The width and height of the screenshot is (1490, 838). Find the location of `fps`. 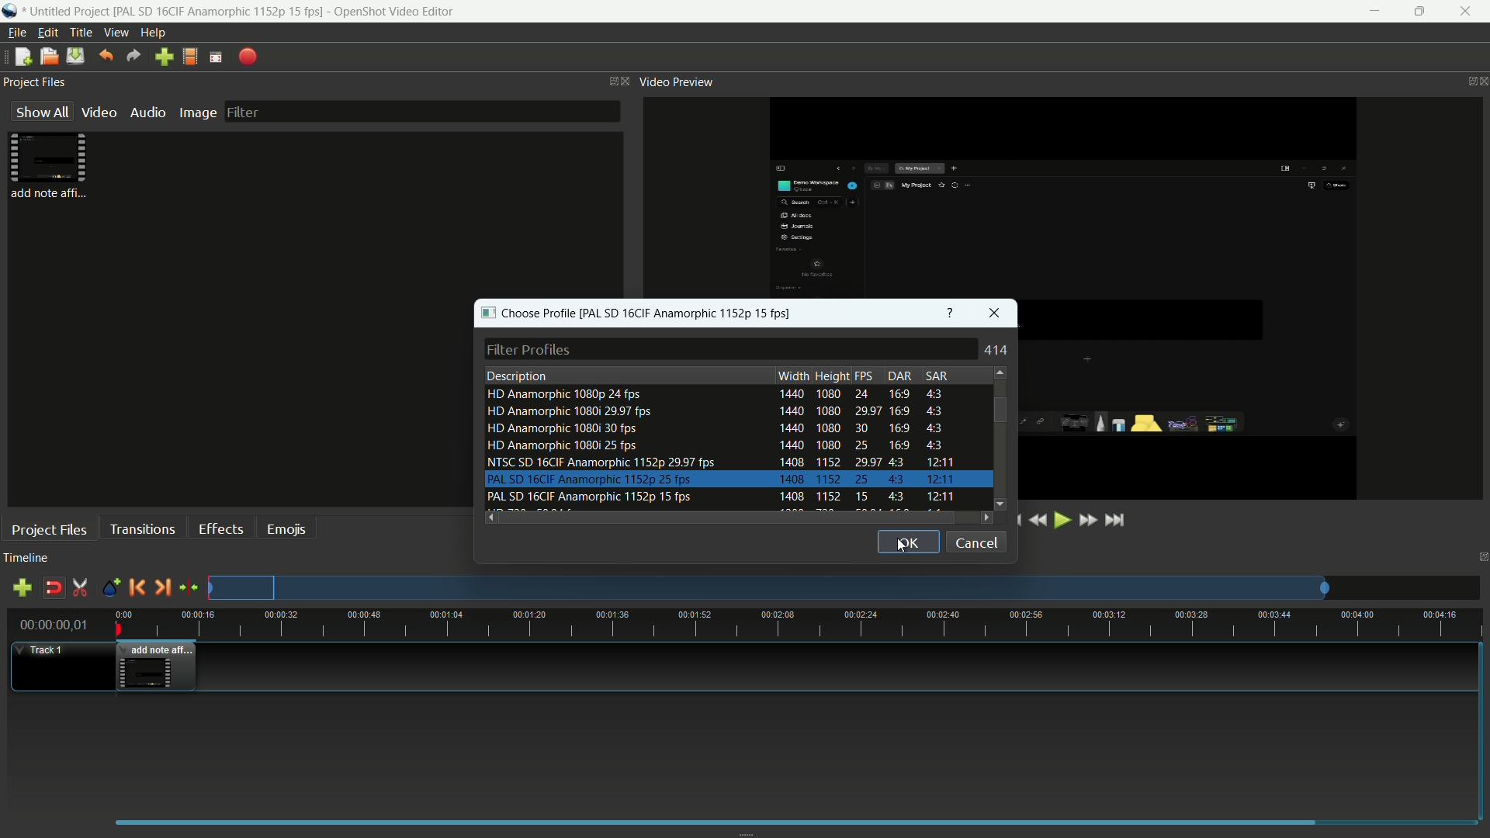

fps is located at coordinates (865, 376).